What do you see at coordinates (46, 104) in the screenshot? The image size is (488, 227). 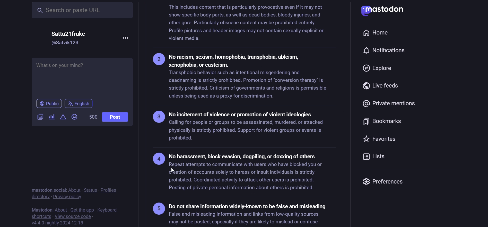 I see `public` at bounding box center [46, 104].